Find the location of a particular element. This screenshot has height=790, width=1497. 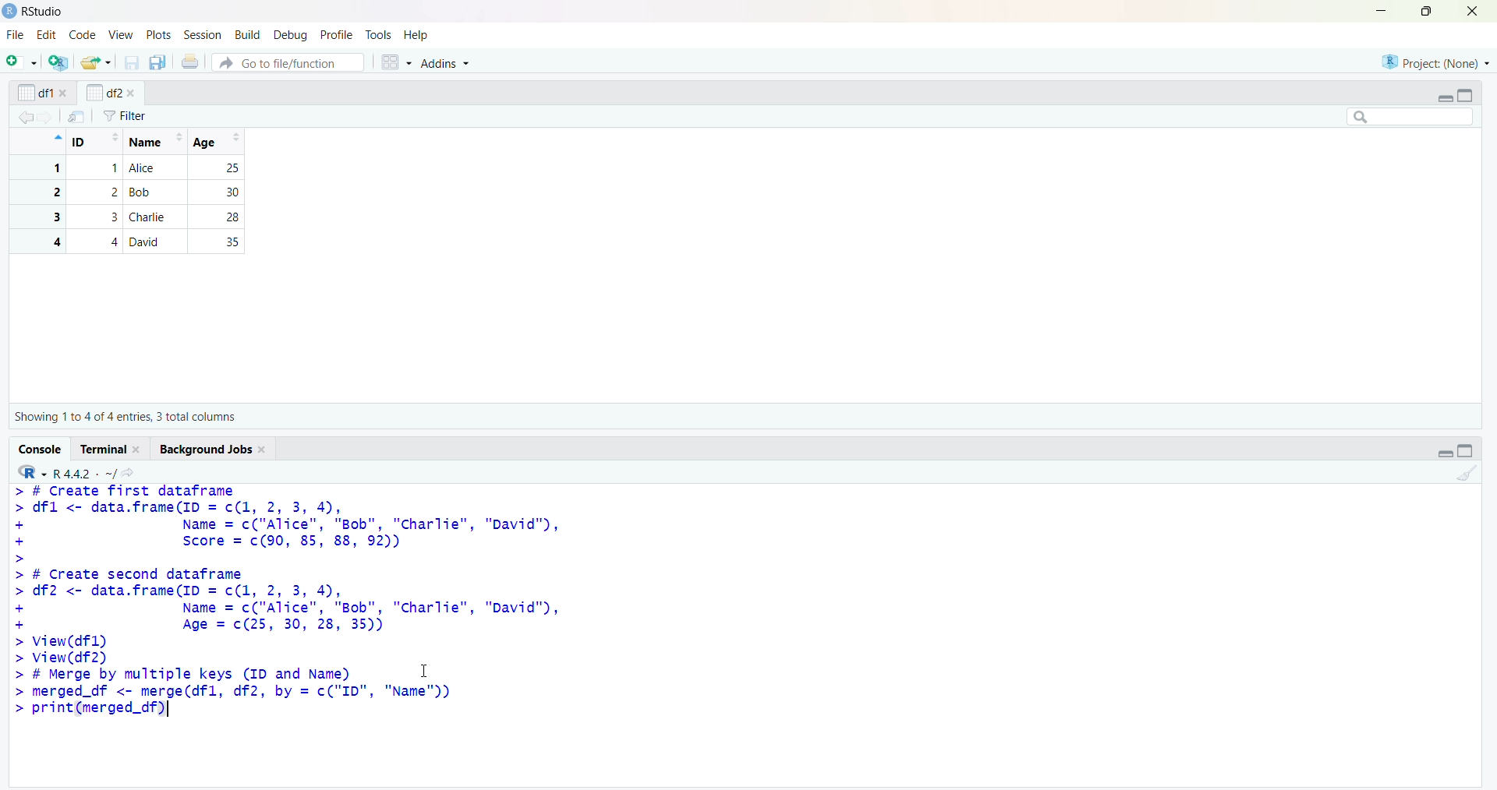

close is located at coordinates (65, 93).